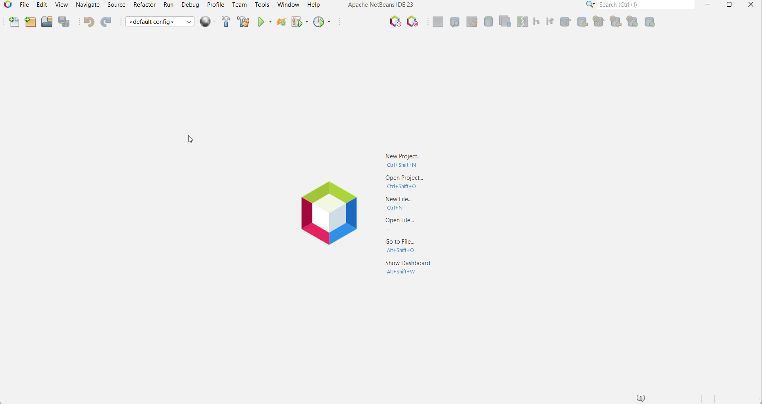 The height and width of the screenshot is (404, 762). What do you see at coordinates (46, 23) in the screenshot?
I see `Open Project` at bounding box center [46, 23].